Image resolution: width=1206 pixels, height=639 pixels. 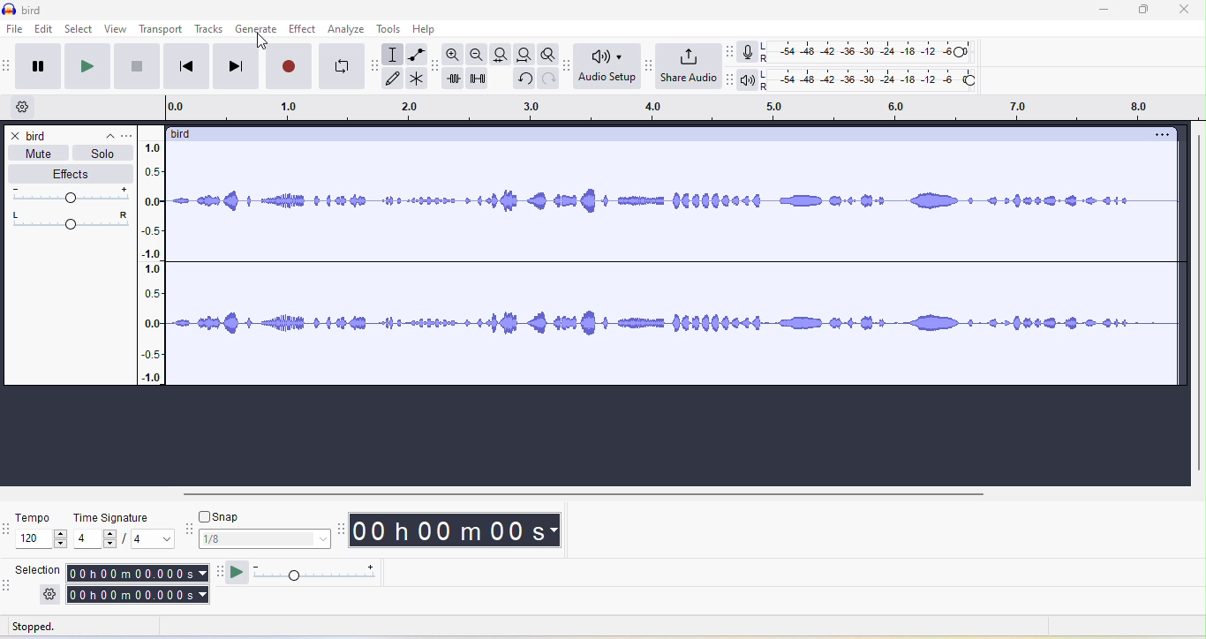 What do you see at coordinates (875, 52) in the screenshot?
I see `recording level` at bounding box center [875, 52].